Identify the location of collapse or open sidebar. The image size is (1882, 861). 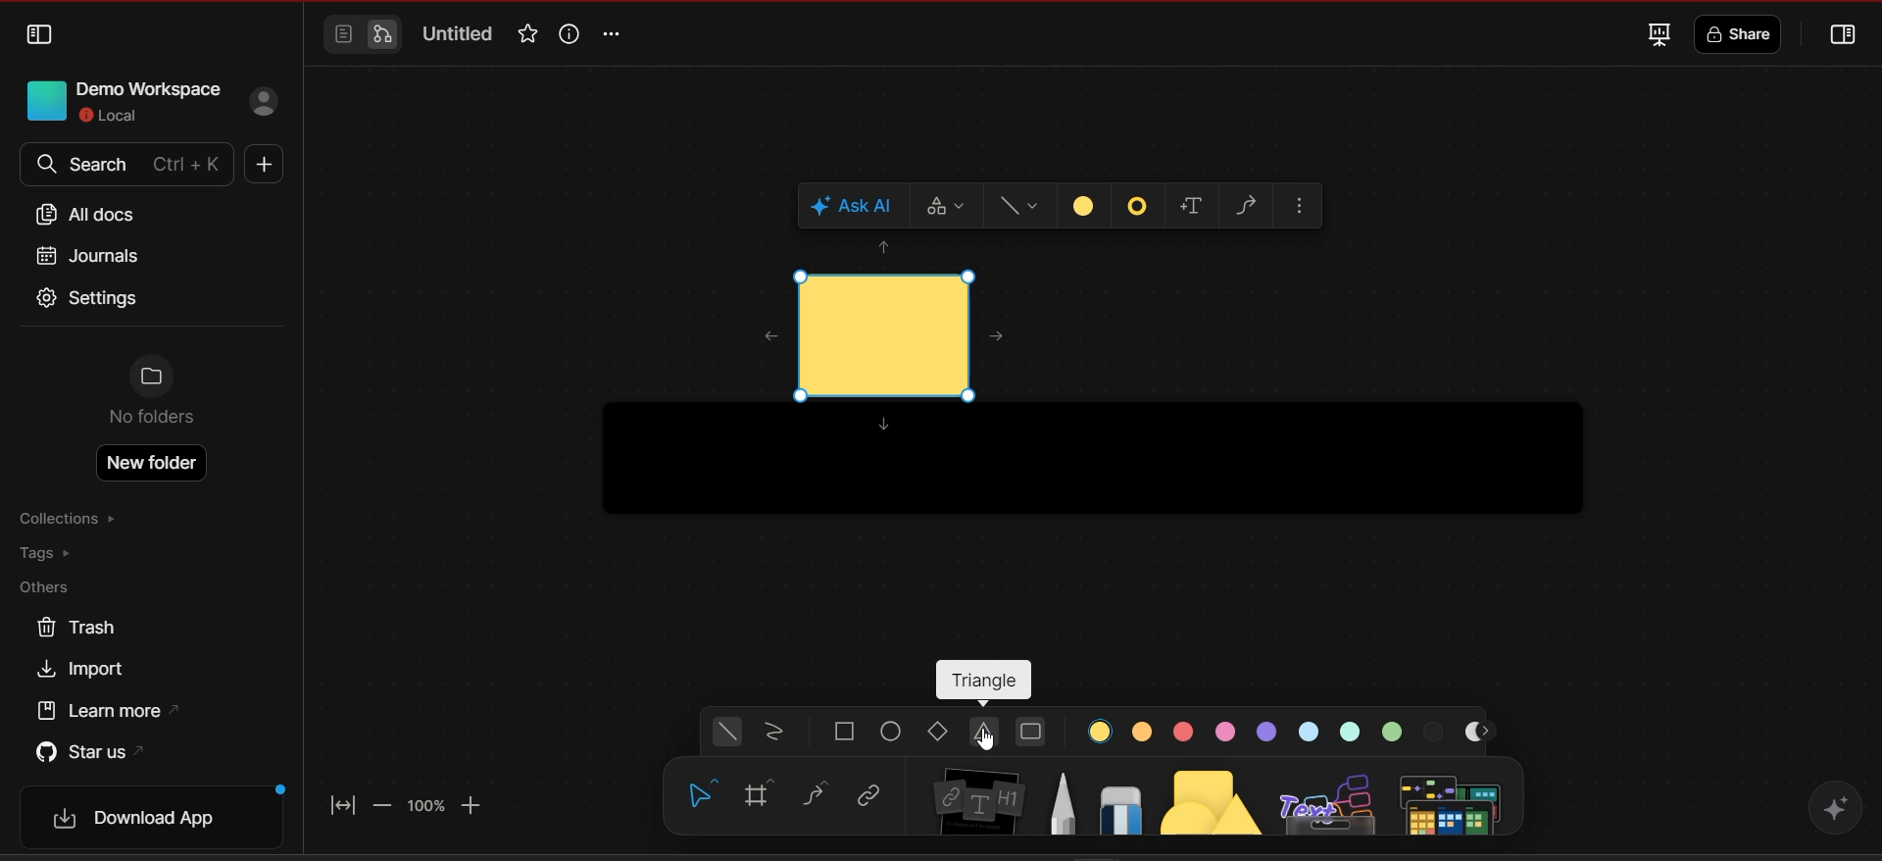
(1845, 36).